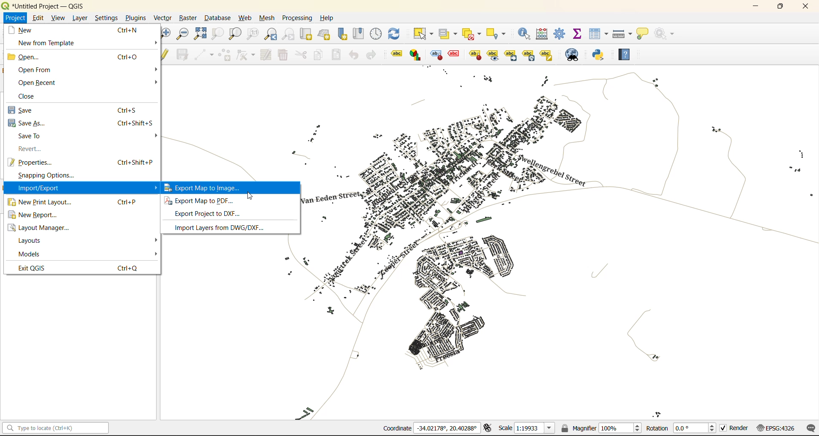 Image resolution: width=819 pixels, height=436 pixels. I want to click on calculator, so click(543, 34).